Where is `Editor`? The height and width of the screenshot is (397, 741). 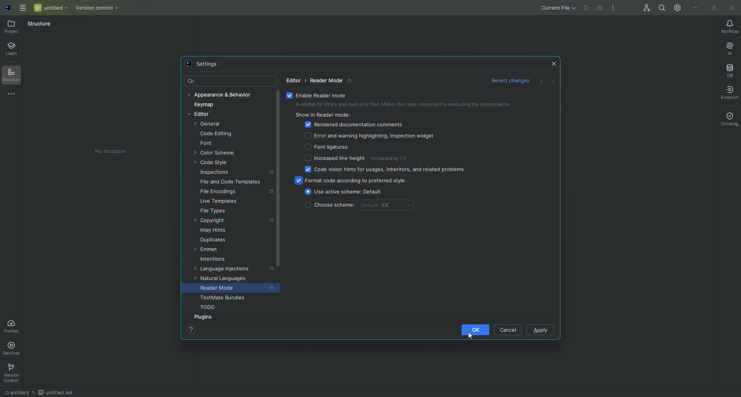 Editor is located at coordinates (295, 80).